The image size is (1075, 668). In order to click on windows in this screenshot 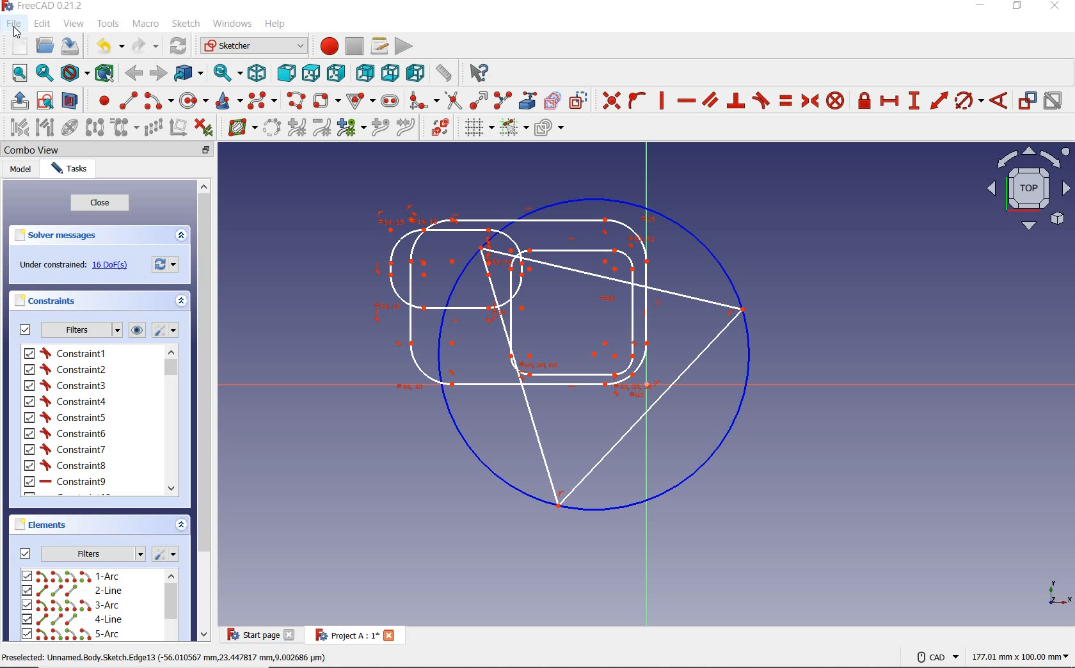, I will do `click(234, 24)`.